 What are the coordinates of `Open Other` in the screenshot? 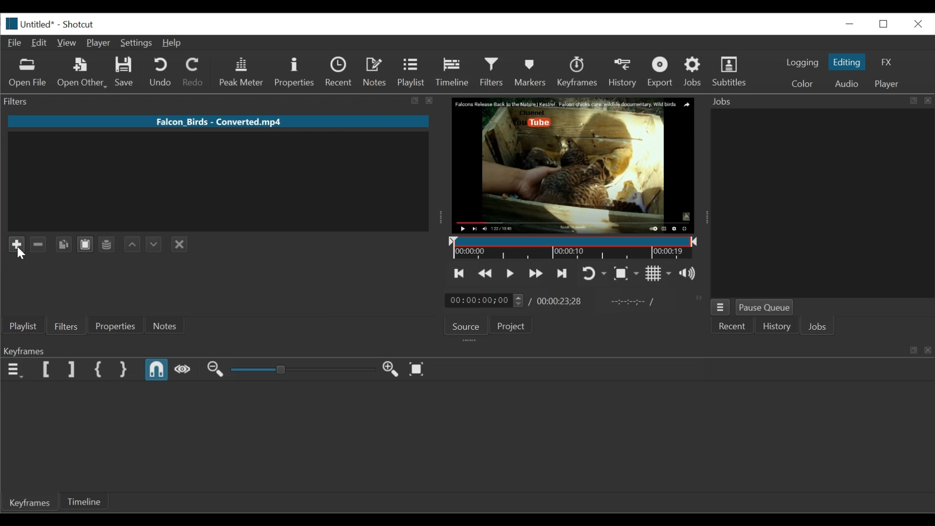 It's located at (83, 73).